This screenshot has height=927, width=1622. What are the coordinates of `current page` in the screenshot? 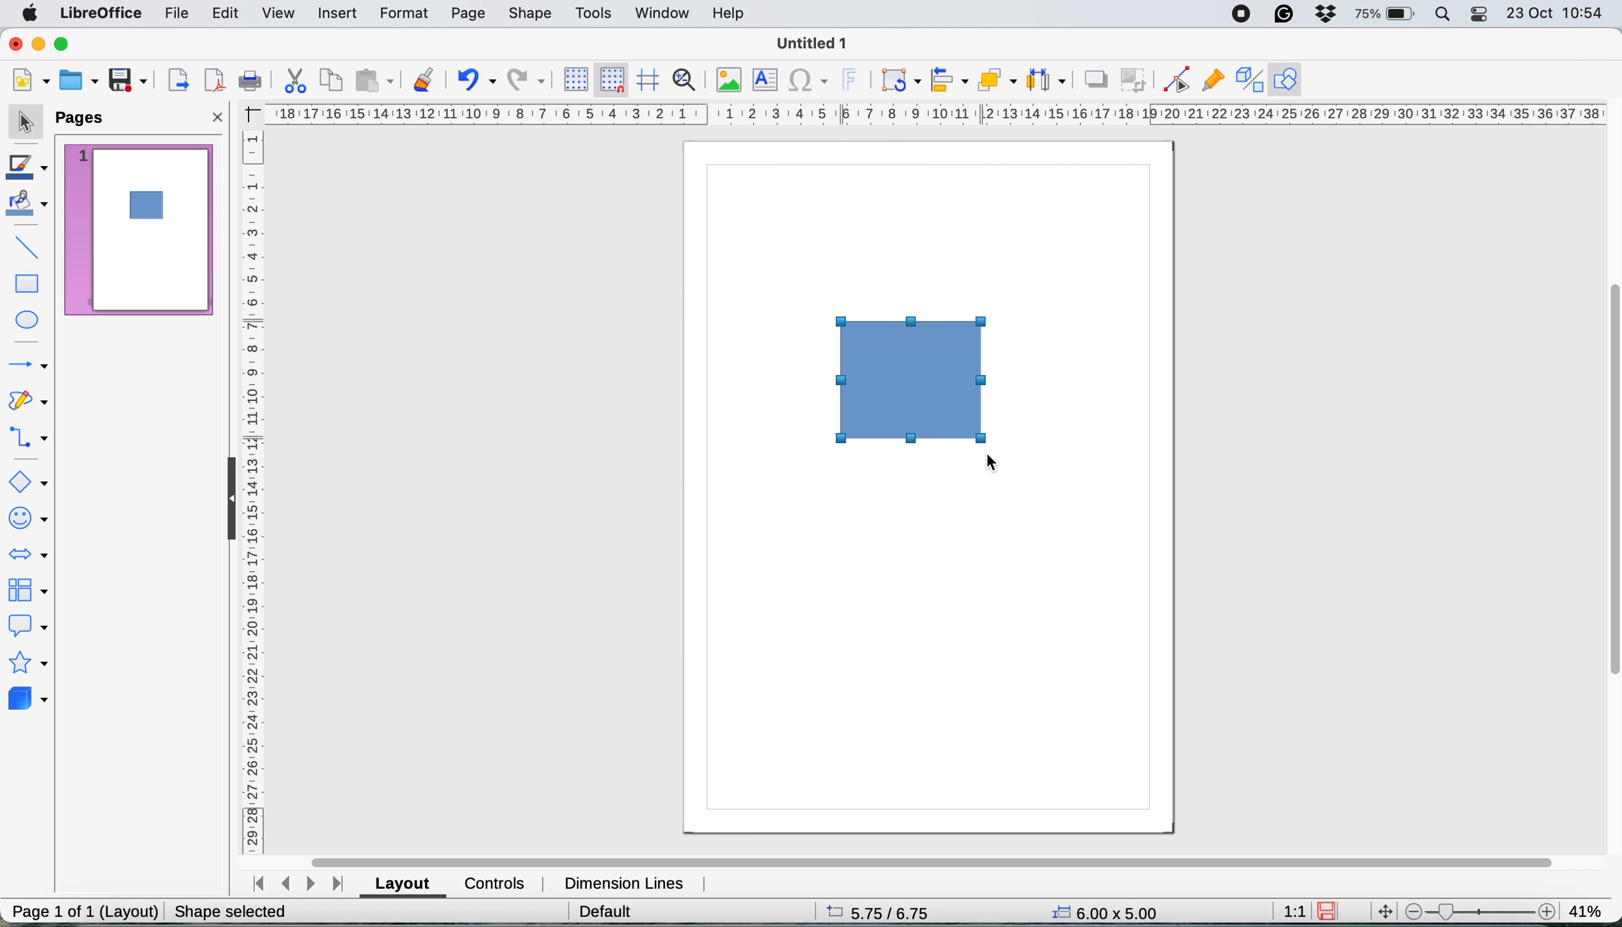 It's located at (138, 229).